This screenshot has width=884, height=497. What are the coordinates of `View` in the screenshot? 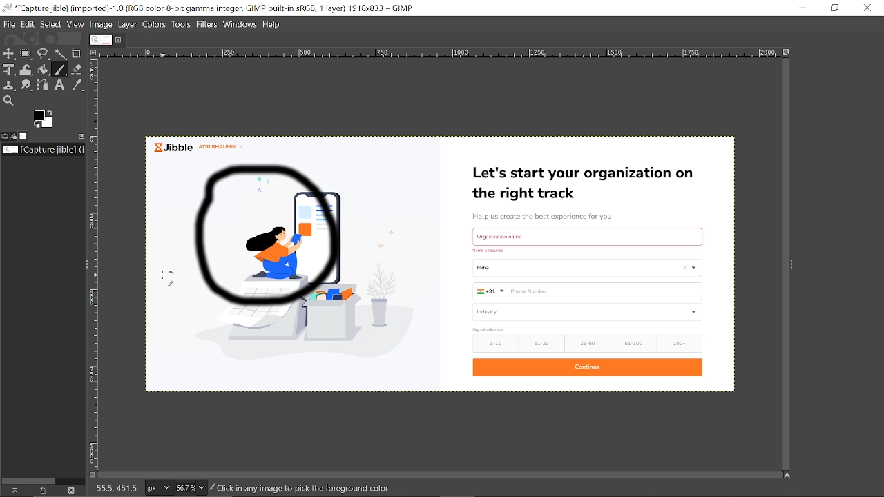 It's located at (75, 25).